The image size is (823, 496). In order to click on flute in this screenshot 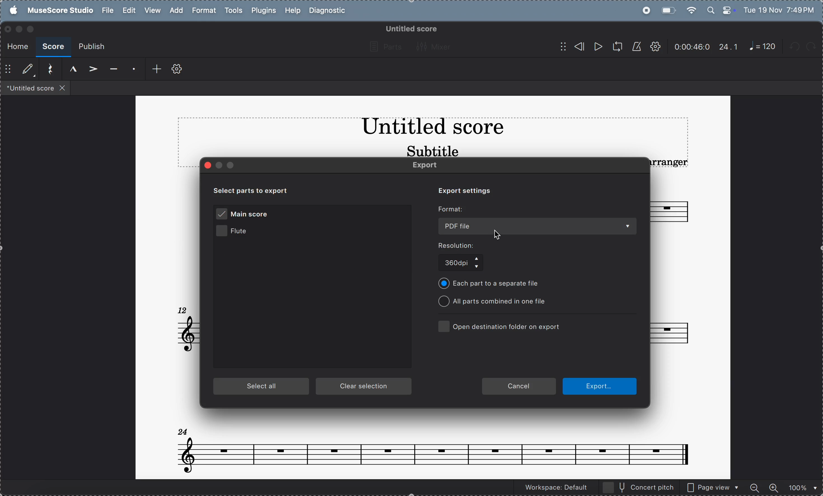, I will do `click(242, 232)`.